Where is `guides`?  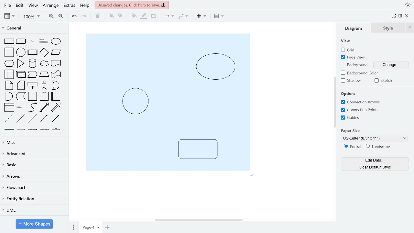
guides is located at coordinates (360, 110).